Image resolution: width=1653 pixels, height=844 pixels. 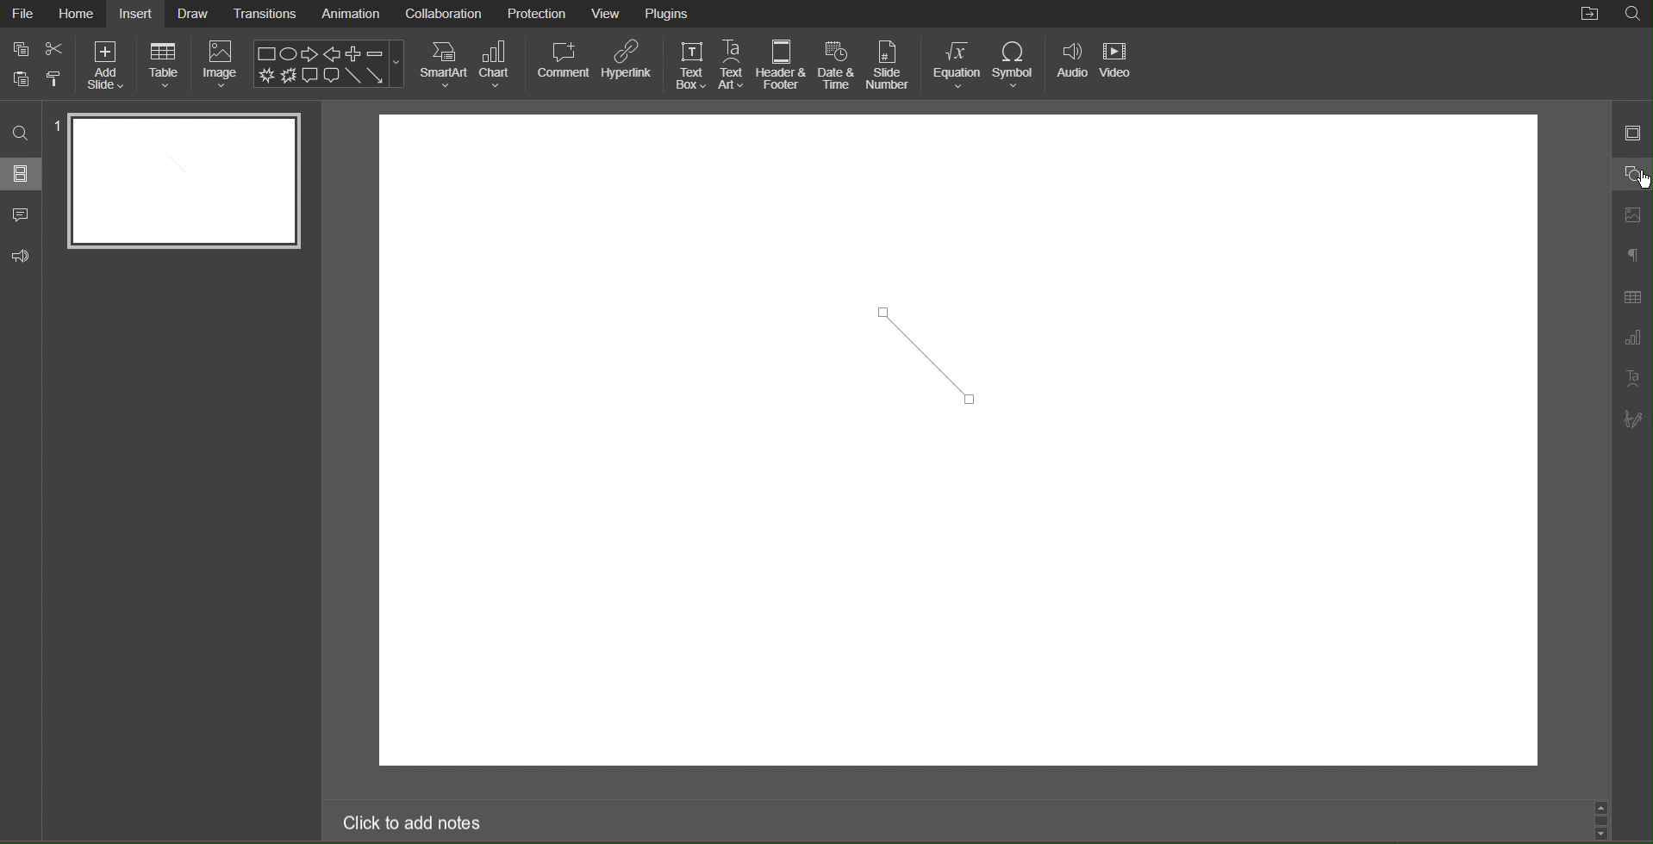 What do you see at coordinates (1631, 131) in the screenshot?
I see `Slide Settings` at bounding box center [1631, 131].